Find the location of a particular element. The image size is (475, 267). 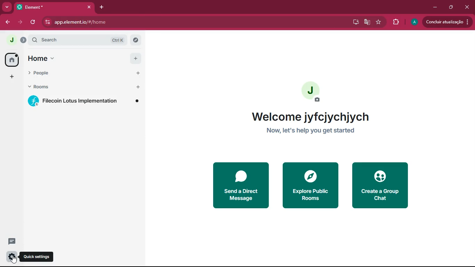

add is located at coordinates (135, 58).